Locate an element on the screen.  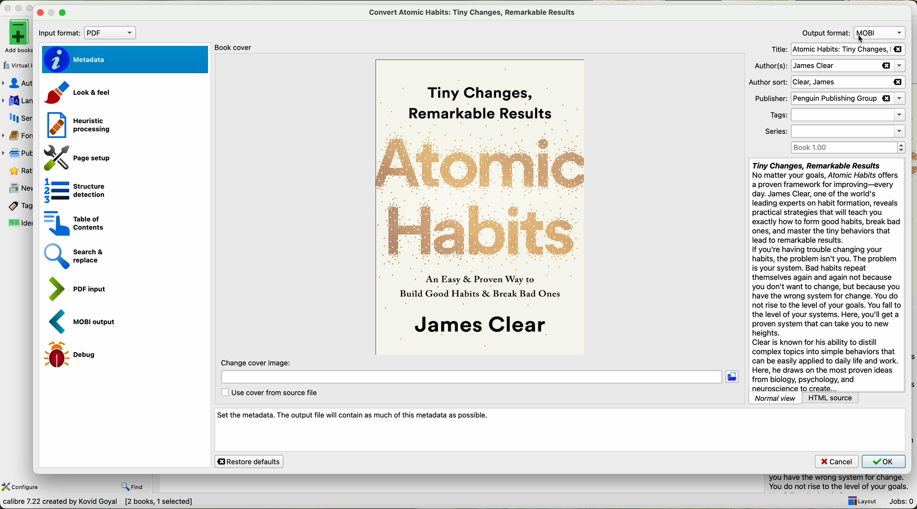
disable minimize window is located at coordinates (53, 12).